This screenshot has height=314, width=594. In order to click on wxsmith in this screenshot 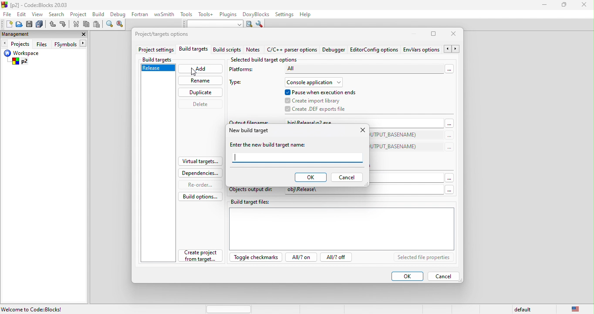, I will do `click(164, 14)`.